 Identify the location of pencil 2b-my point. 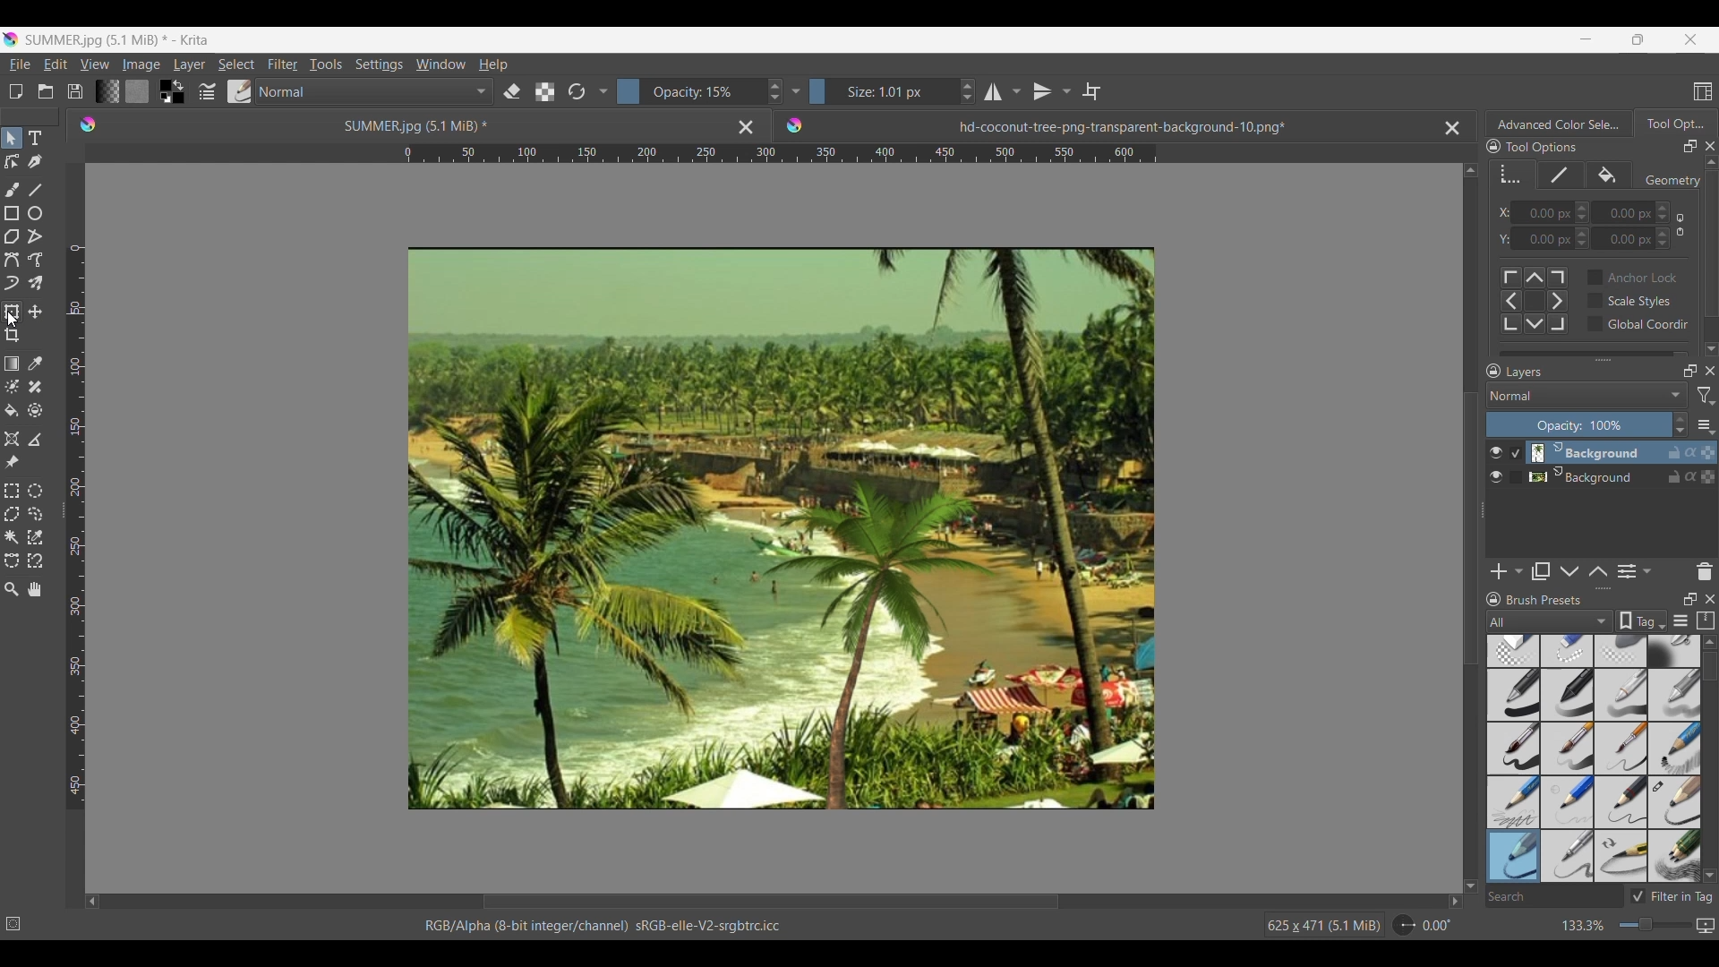
(1511, 800).